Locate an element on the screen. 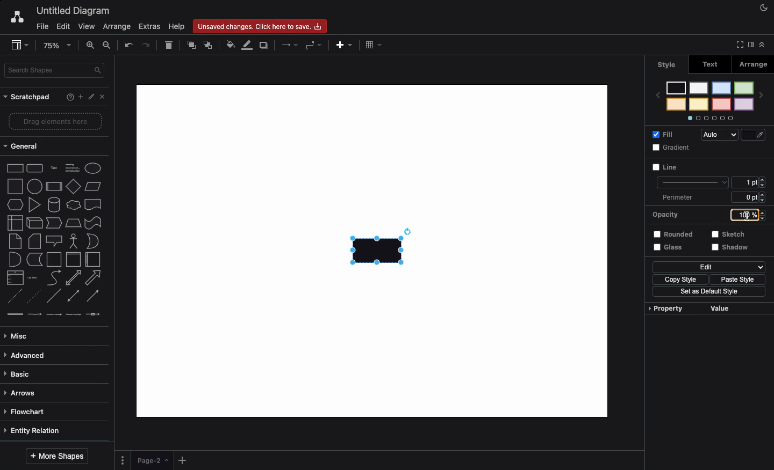 This screenshot has width=774, height=470. dashed line is located at coordinates (12, 296).